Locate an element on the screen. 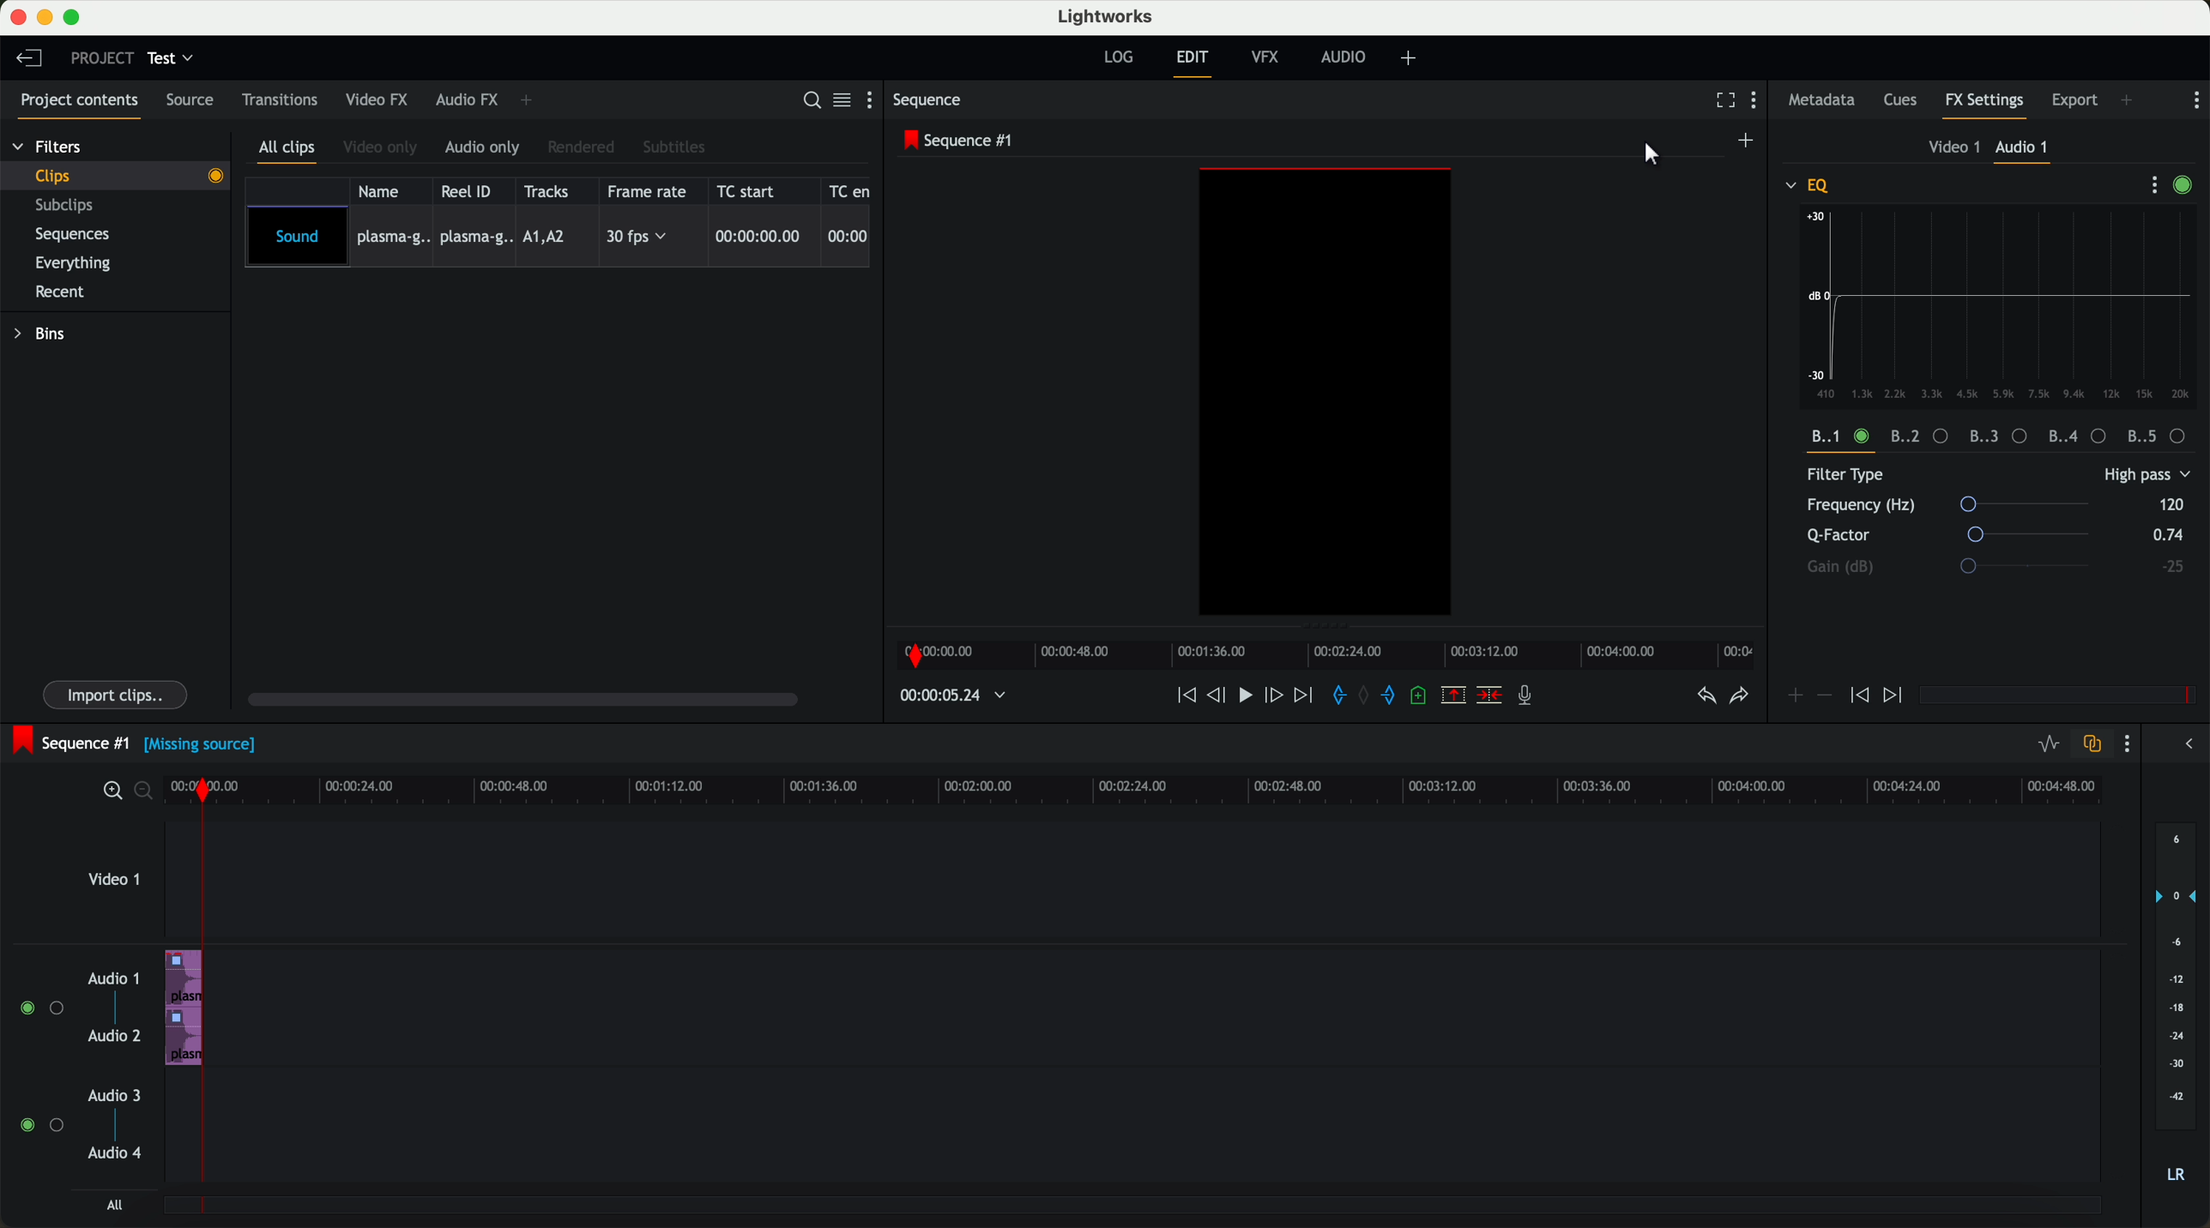  Q-Factor is located at coordinates (1953, 535).